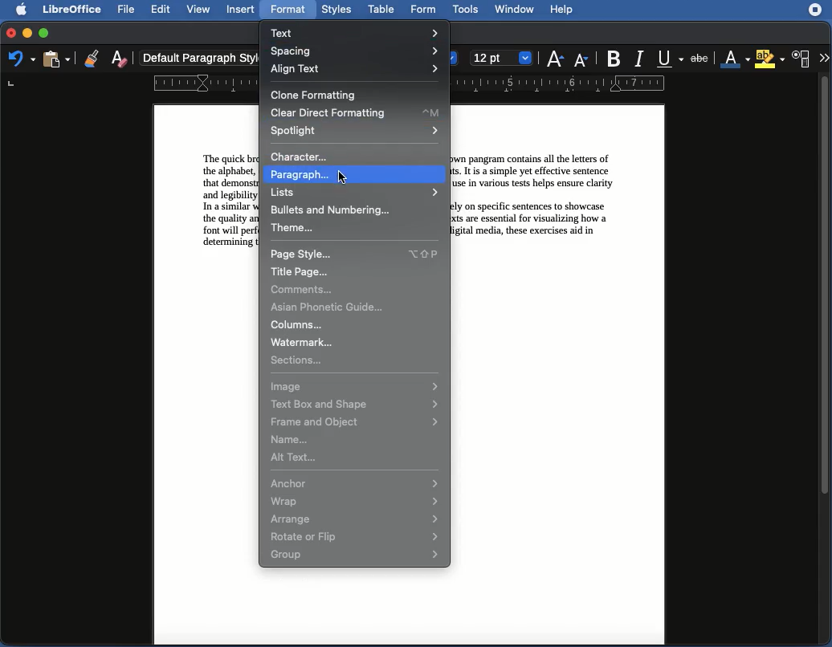 This screenshot has height=647, width=832. What do you see at coordinates (817, 16) in the screenshot?
I see `extensions` at bounding box center [817, 16].